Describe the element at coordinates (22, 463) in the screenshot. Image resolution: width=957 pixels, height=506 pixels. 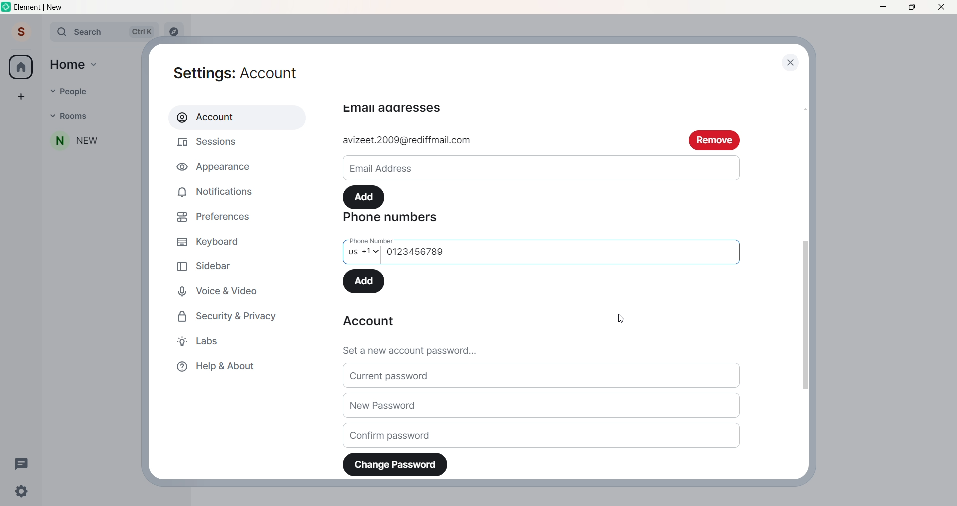
I see `Threads` at that location.